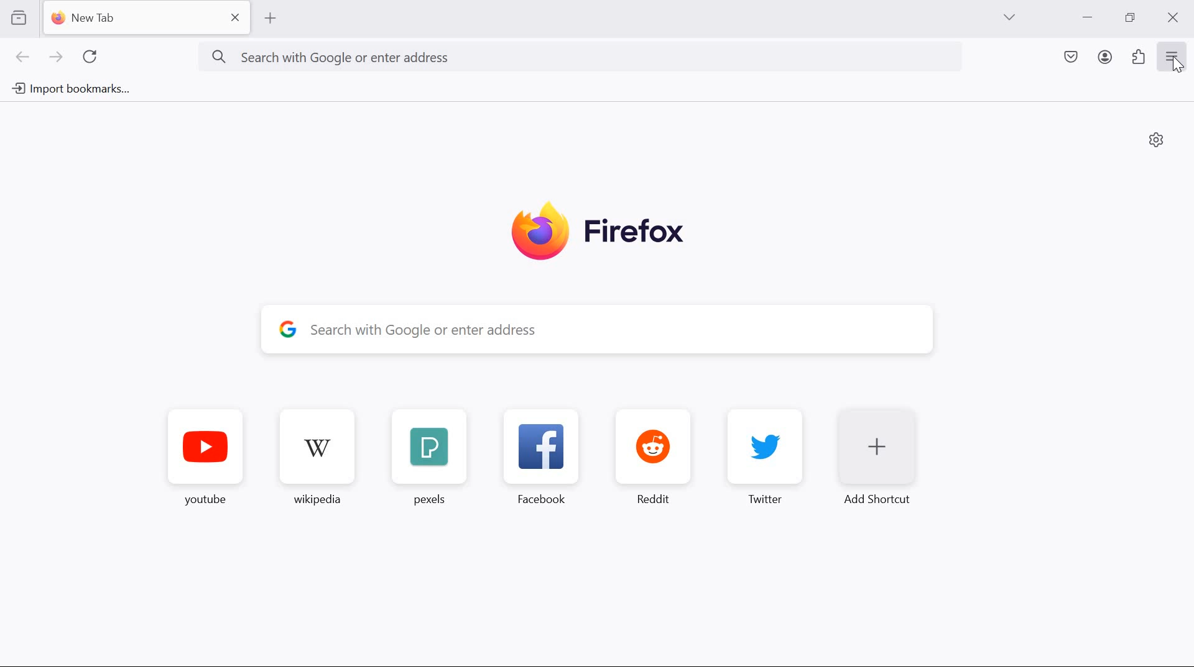  What do you see at coordinates (1178, 68) in the screenshot?
I see `cursor` at bounding box center [1178, 68].